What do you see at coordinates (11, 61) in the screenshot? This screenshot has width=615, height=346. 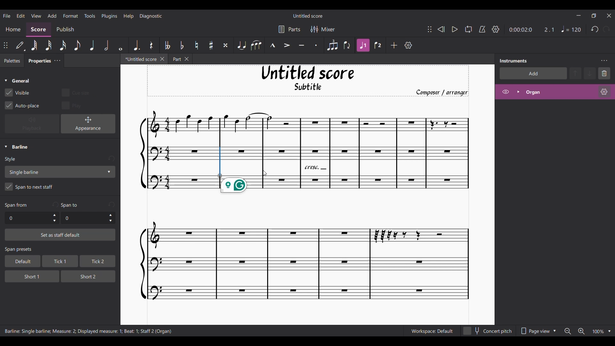 I see `Palette tab` at bounding box center [11, 61].